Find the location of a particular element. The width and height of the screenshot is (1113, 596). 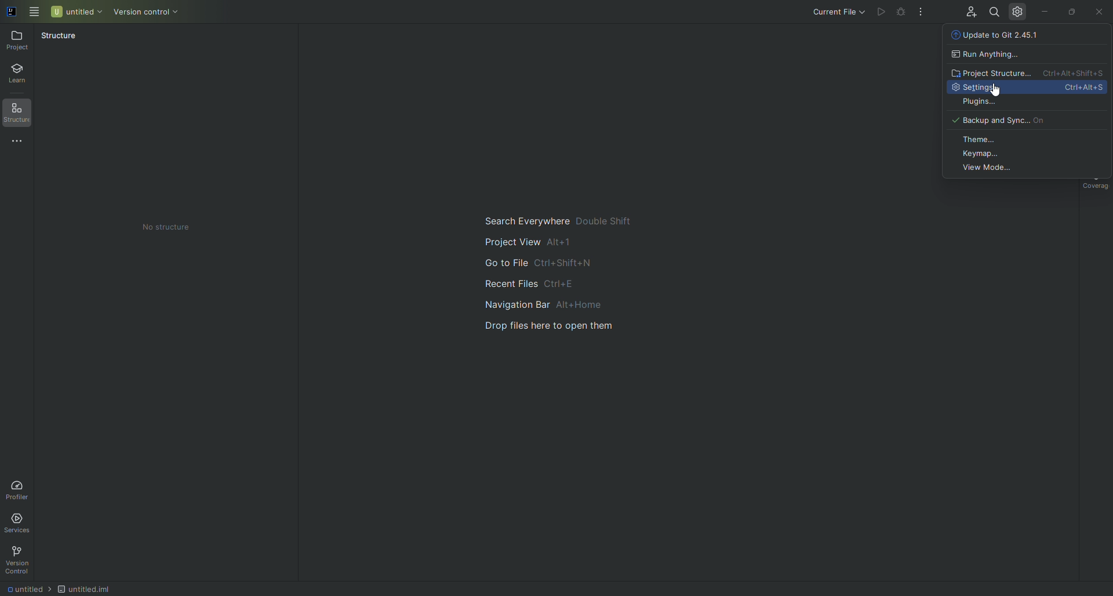

Profiler is located at coordinates (21, 488).